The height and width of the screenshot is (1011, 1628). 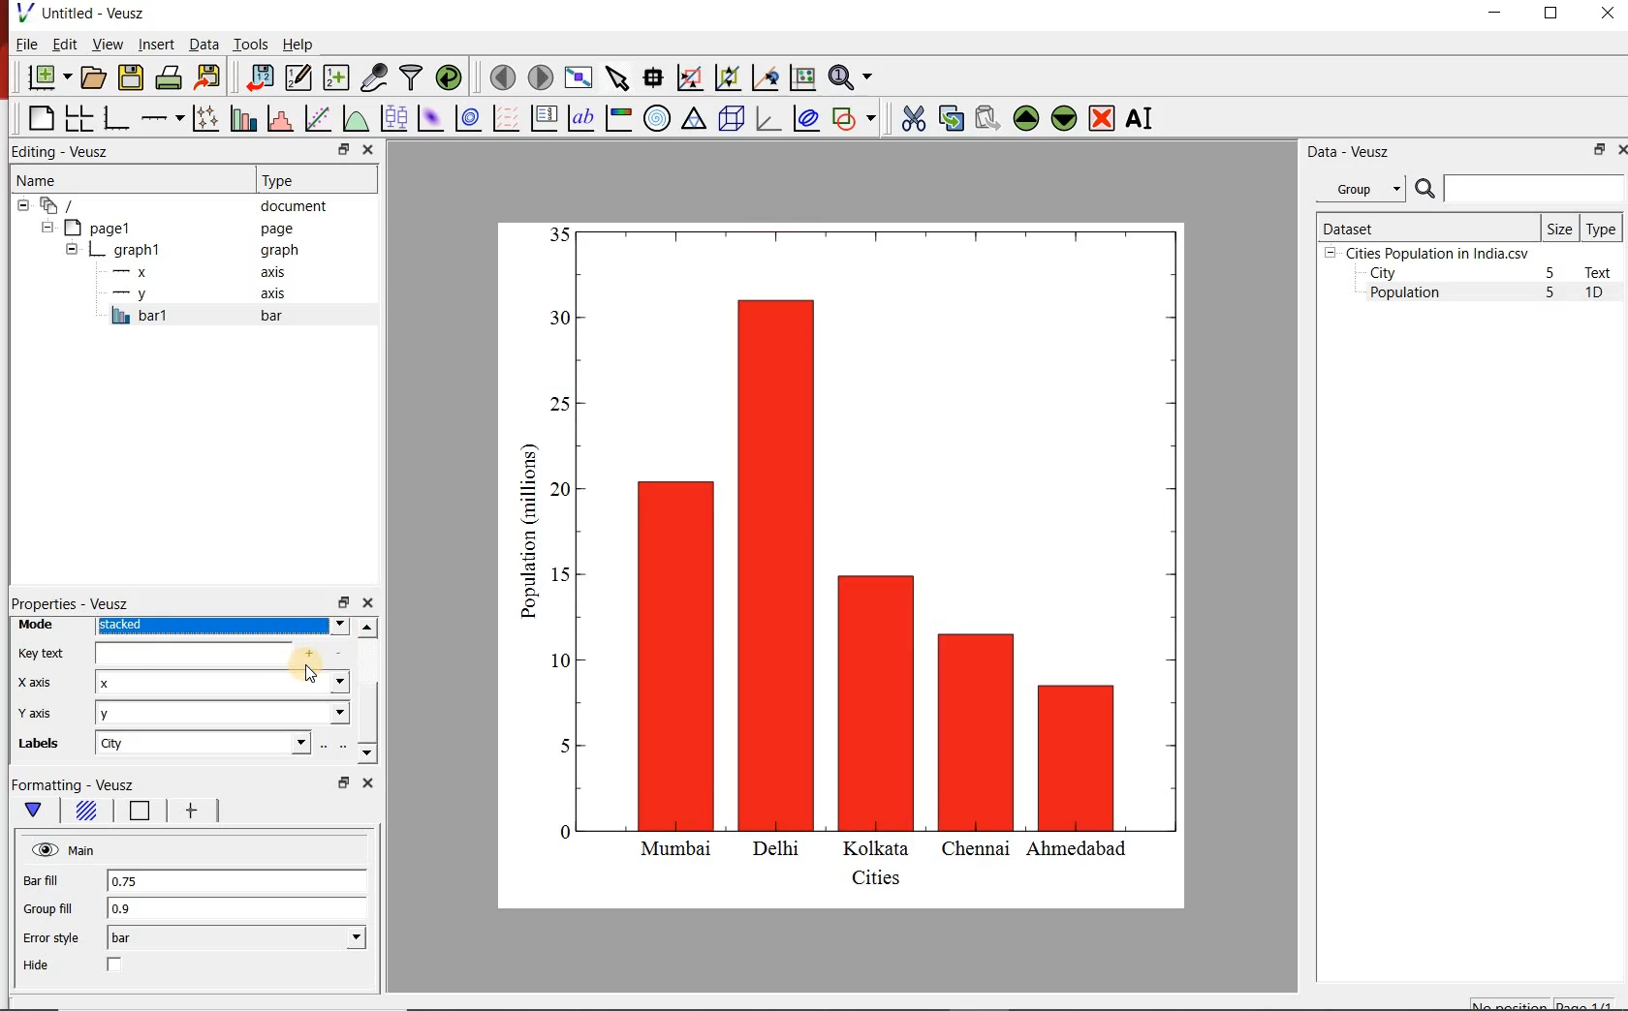 What do you see at coordinates (39, 965) in the screenshot?
I see `Hide` at bounding box center [39, 965].